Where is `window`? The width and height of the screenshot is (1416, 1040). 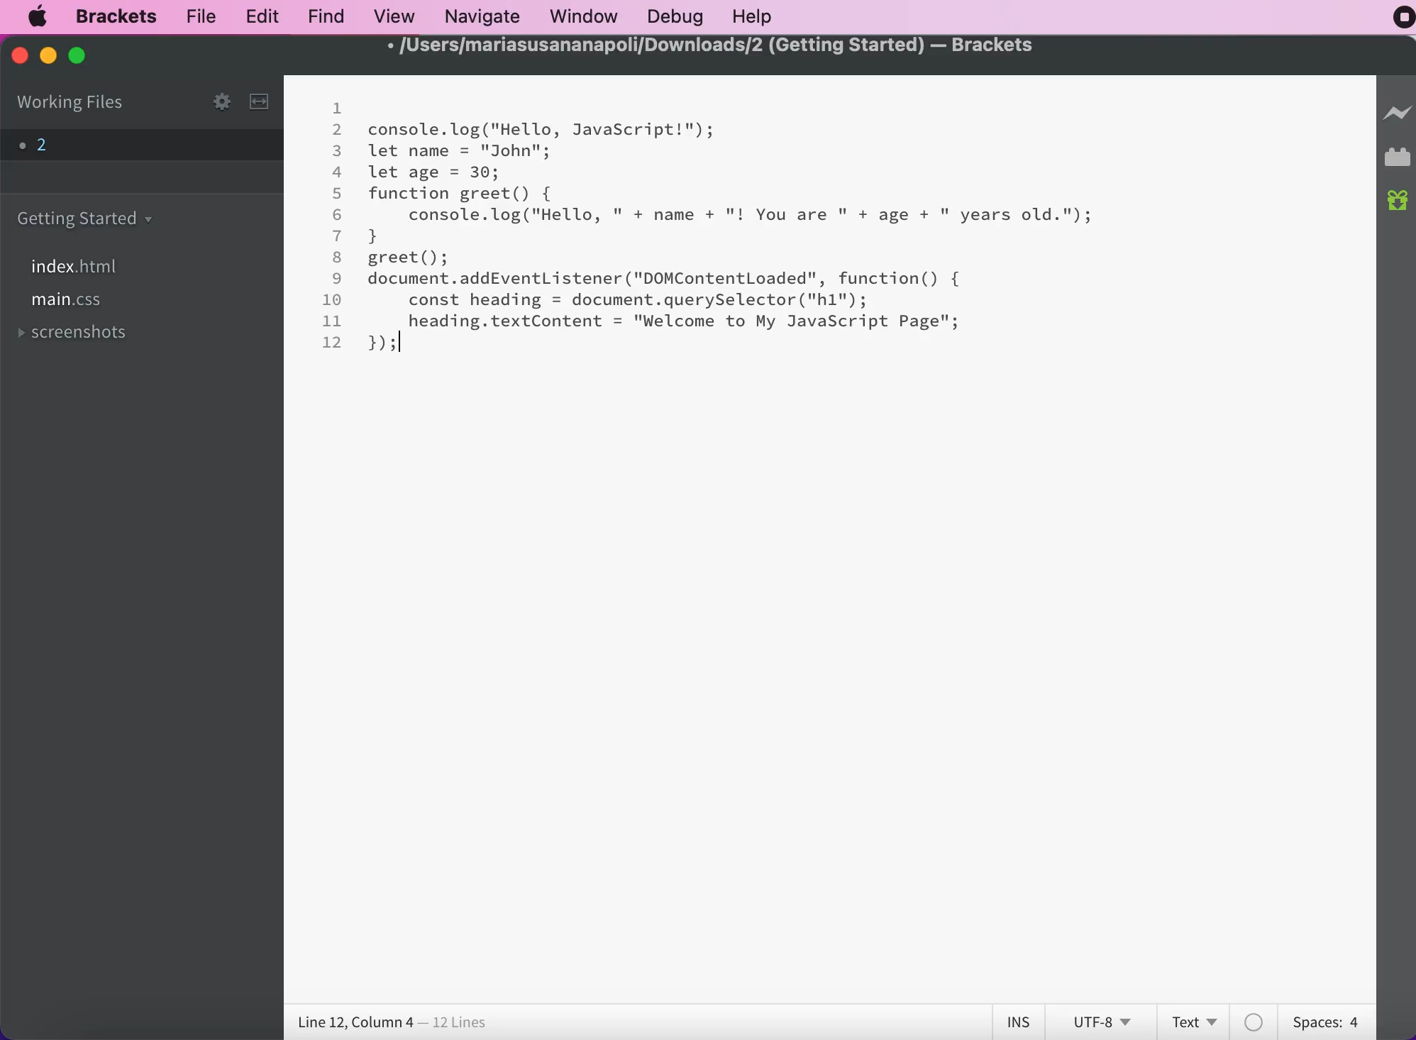
window is located at coordinates (582, 18).